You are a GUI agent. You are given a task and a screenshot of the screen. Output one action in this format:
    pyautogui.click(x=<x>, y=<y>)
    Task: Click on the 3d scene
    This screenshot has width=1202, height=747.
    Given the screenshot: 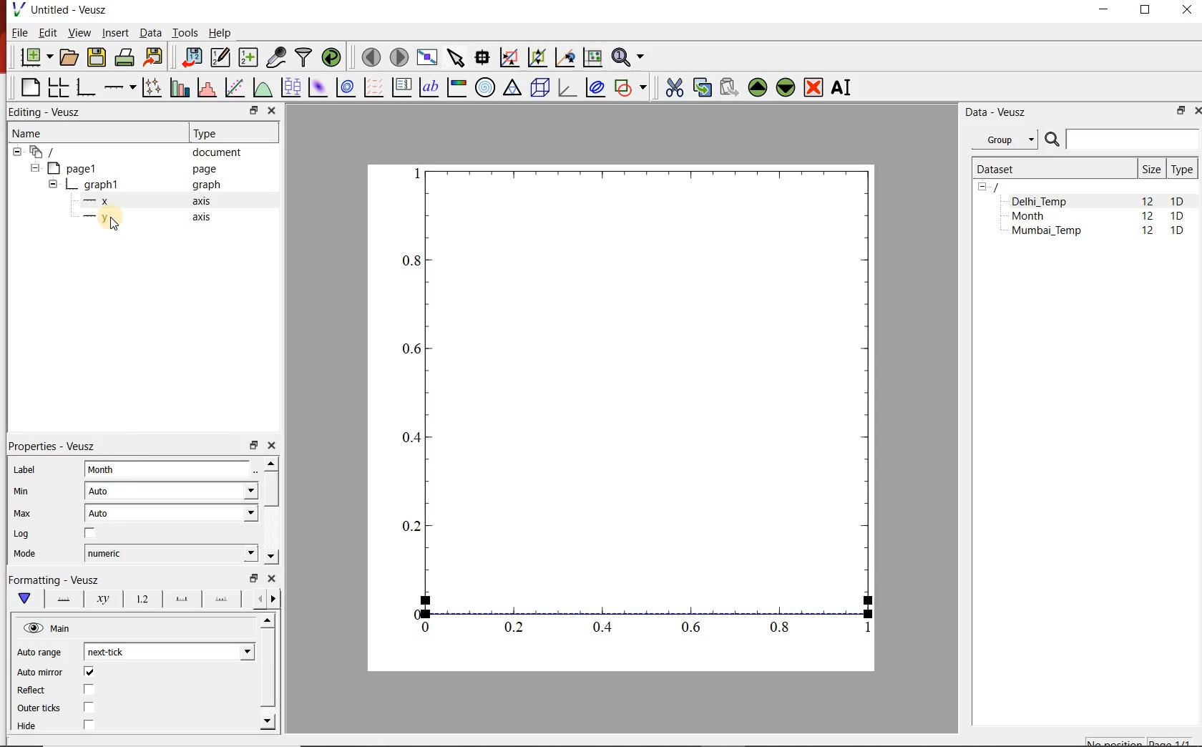 What is the action you would take?
    pyautogui.click(x=539, y=88)
    